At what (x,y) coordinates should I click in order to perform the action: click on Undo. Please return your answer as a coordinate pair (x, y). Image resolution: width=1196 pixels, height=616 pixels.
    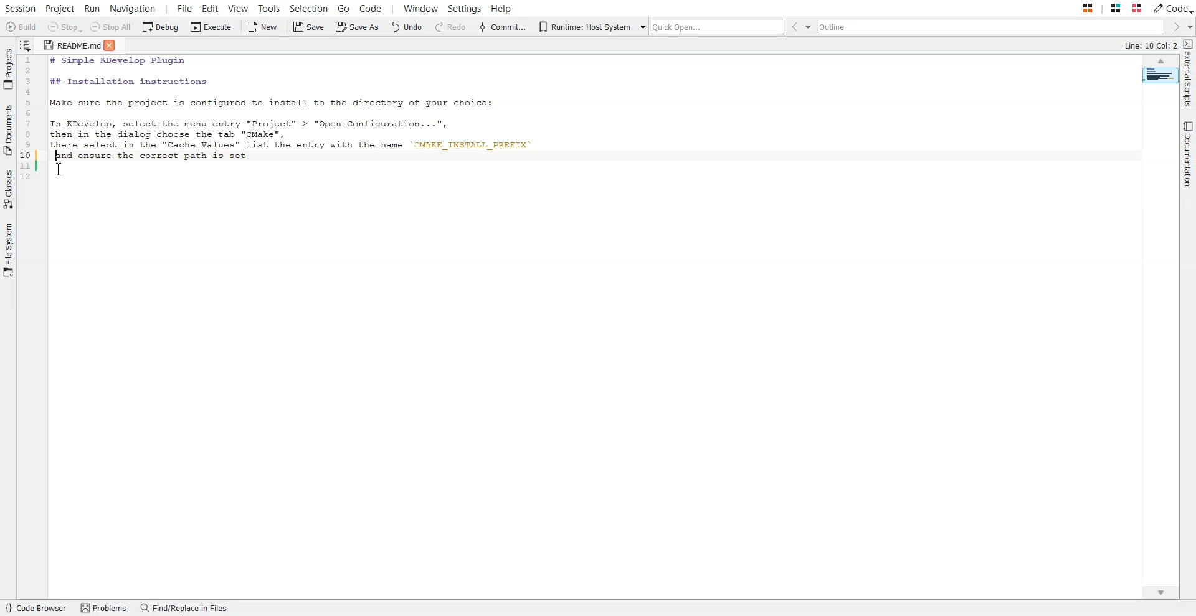
    Looking at the image, I should click on (407, 27).